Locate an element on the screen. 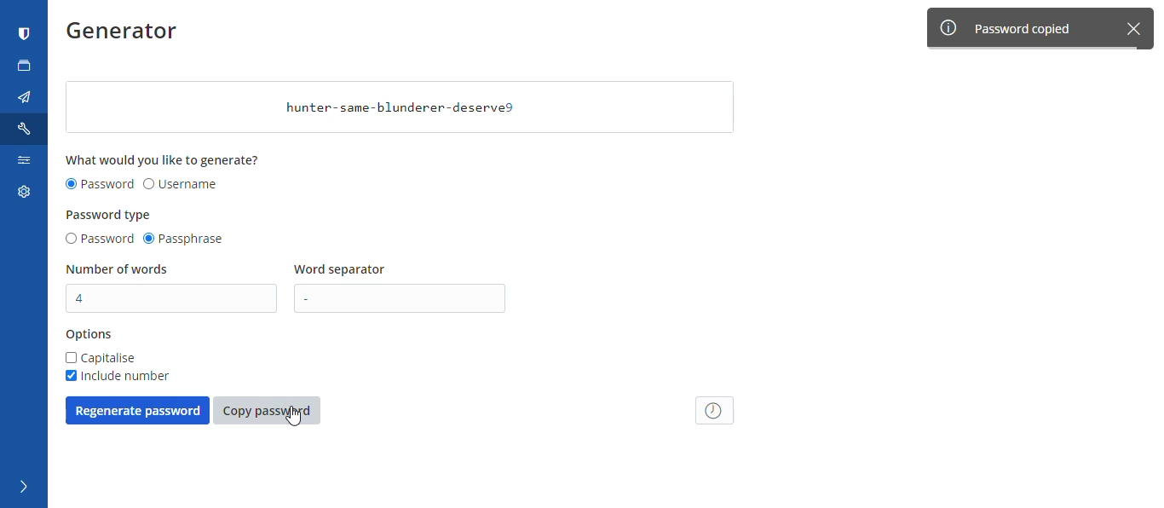  word separator is located at coordinates (343, 270).